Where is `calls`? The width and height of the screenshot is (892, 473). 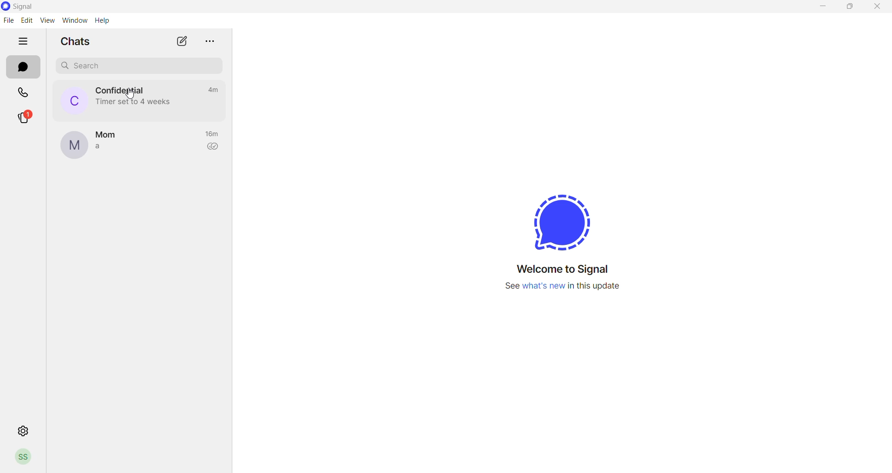
calls is located at coordinates (23, 92).